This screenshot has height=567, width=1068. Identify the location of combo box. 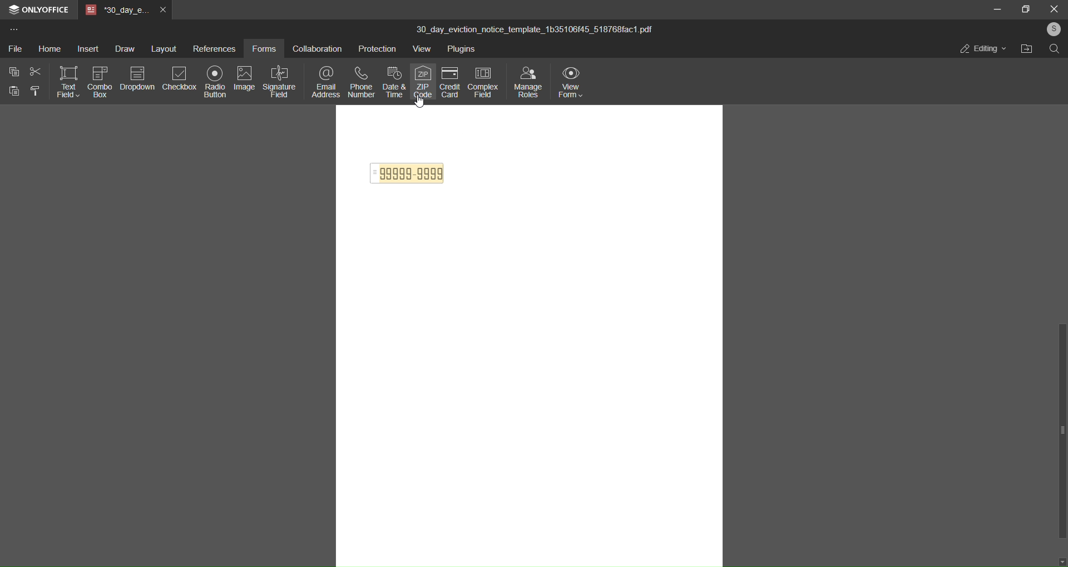
(99, 80).